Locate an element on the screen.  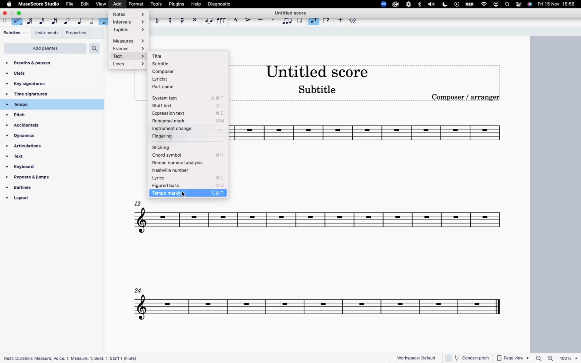
toggle double sharp is located at coordinates (194, 20).